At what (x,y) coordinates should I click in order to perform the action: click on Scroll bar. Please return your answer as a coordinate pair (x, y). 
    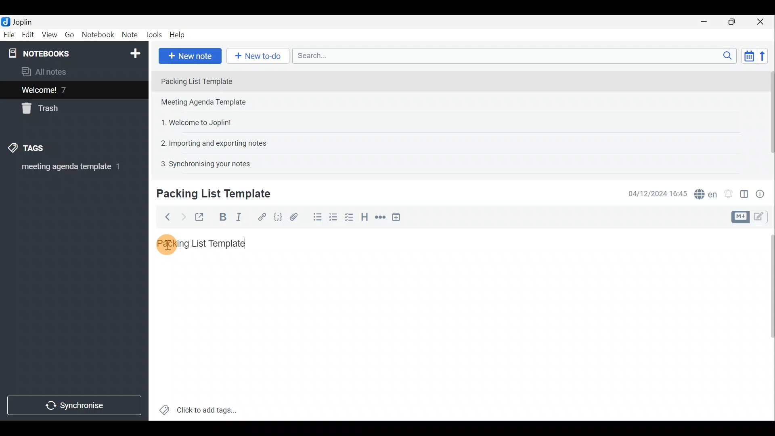
    Looking at the image, I should click on (767, 118).